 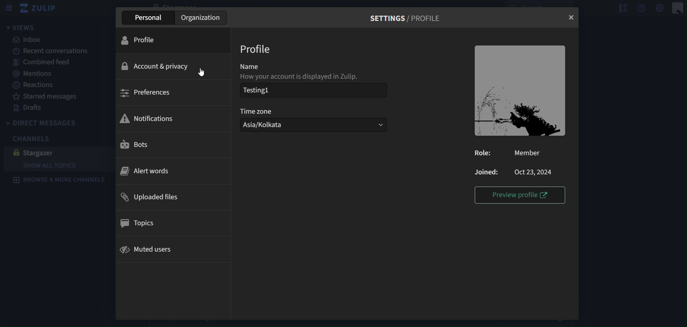 What do you see at coordinates (678, 8) in the screenshot?
I see `personal menu` at bounding box center [678, 8].